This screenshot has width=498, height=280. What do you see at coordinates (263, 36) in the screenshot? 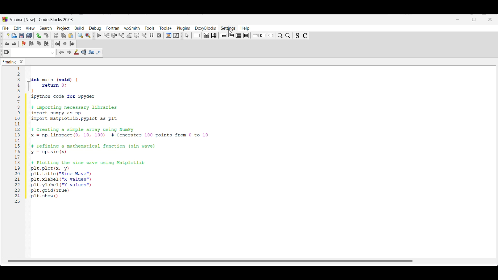
I see `Continue instruction` at bounding box center [263, 36].